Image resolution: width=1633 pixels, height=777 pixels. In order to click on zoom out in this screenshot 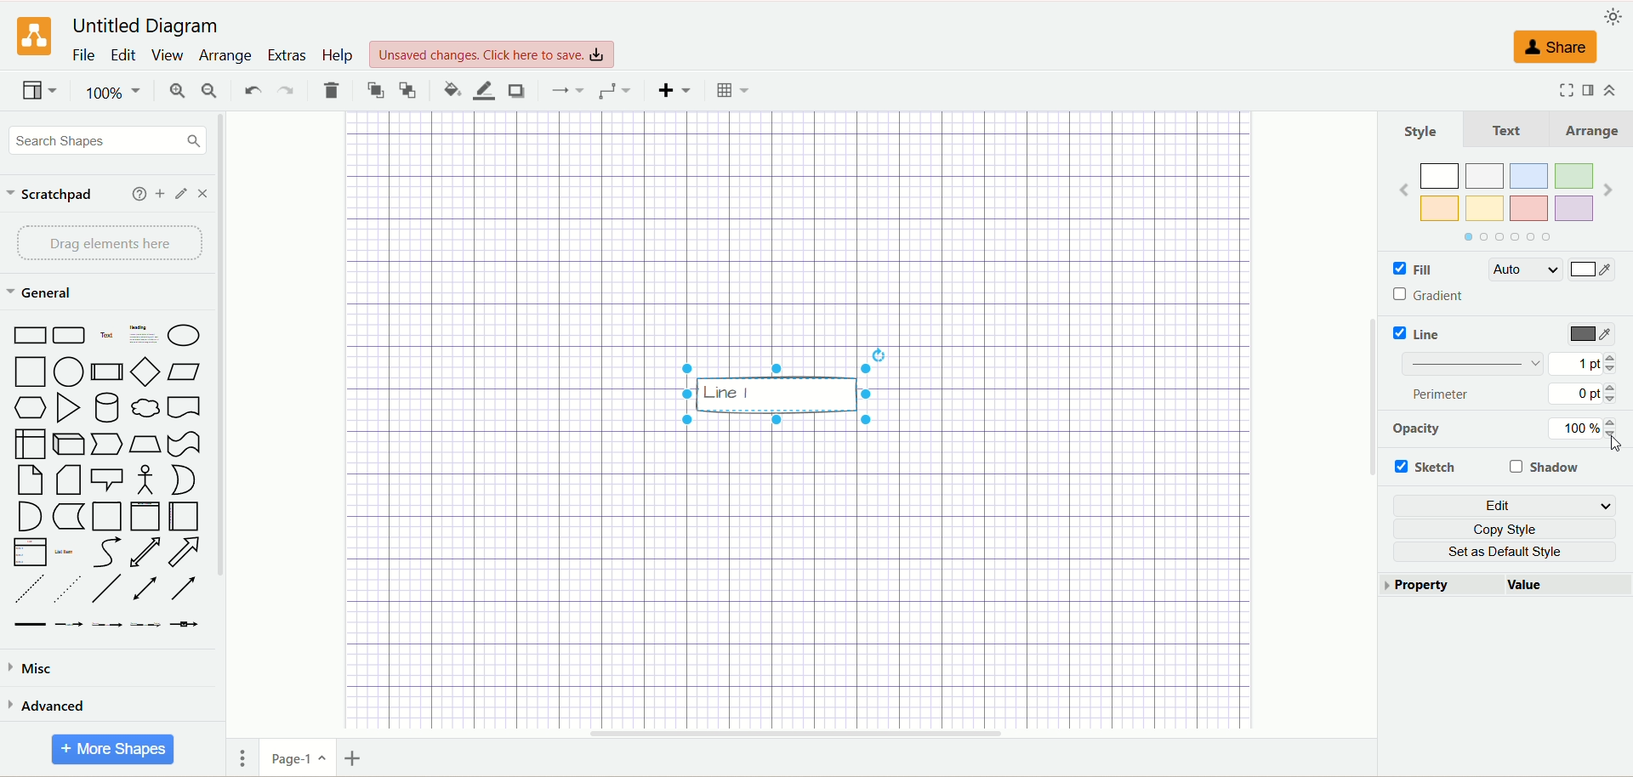, I will do `click(209, 90)`.